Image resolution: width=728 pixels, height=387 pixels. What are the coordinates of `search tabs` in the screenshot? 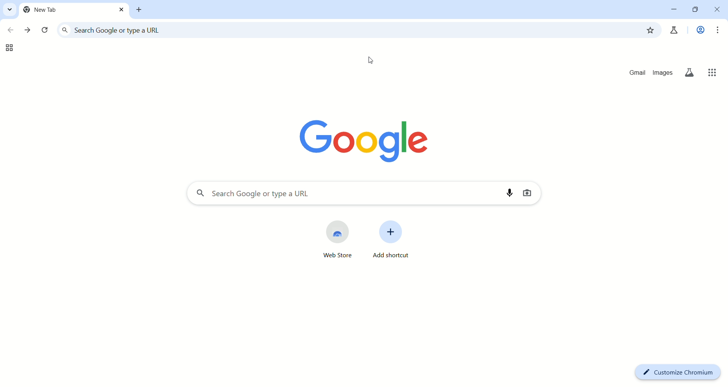 It's located at (9, 9).